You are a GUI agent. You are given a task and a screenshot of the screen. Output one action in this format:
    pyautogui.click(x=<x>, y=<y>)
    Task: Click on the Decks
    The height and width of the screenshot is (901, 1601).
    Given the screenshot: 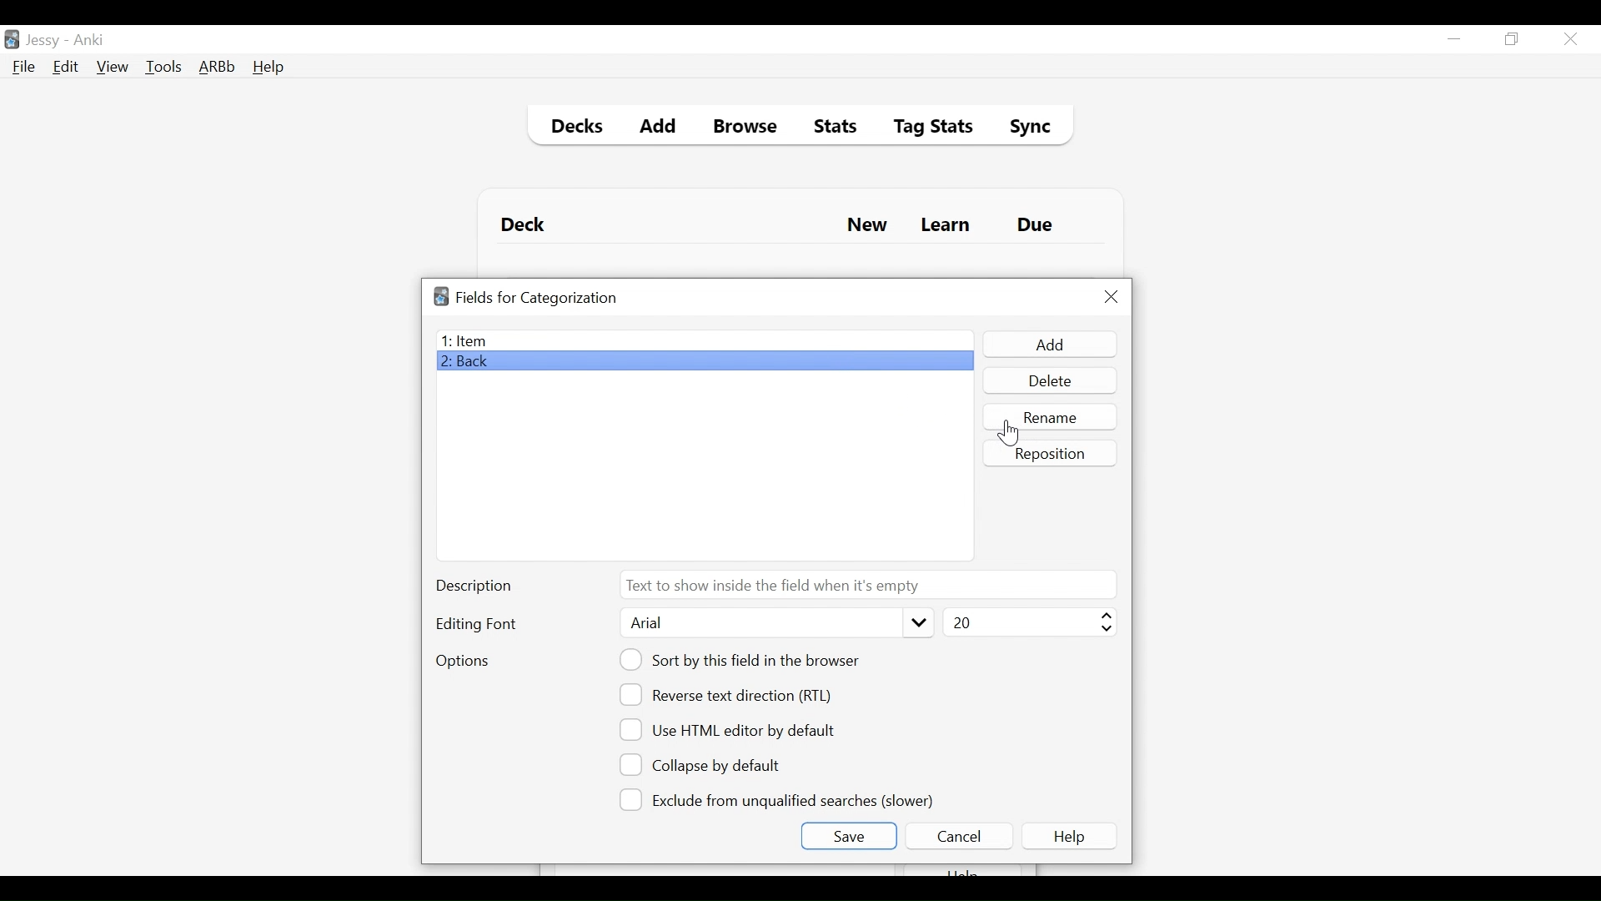 What is the action you would take?
    pyautogui.click(x=573, y=128)
    